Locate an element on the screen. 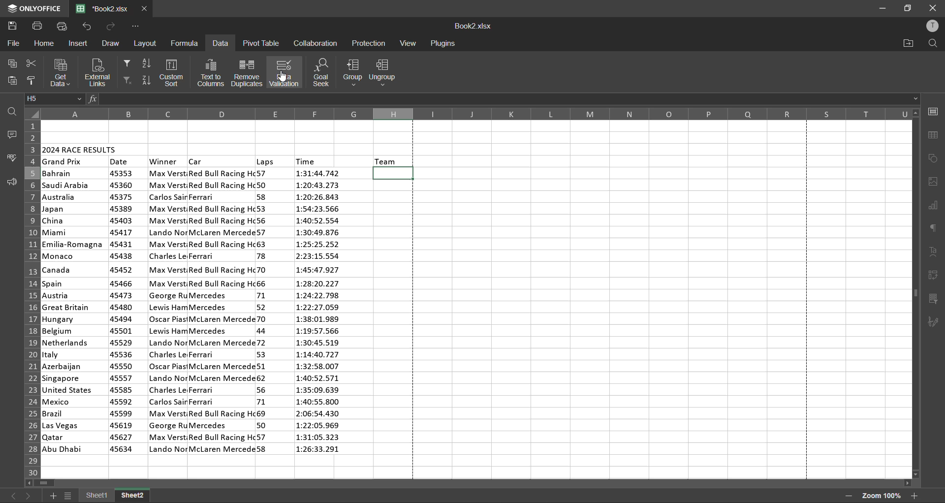  formula bar is located at coordinates (510, 99).